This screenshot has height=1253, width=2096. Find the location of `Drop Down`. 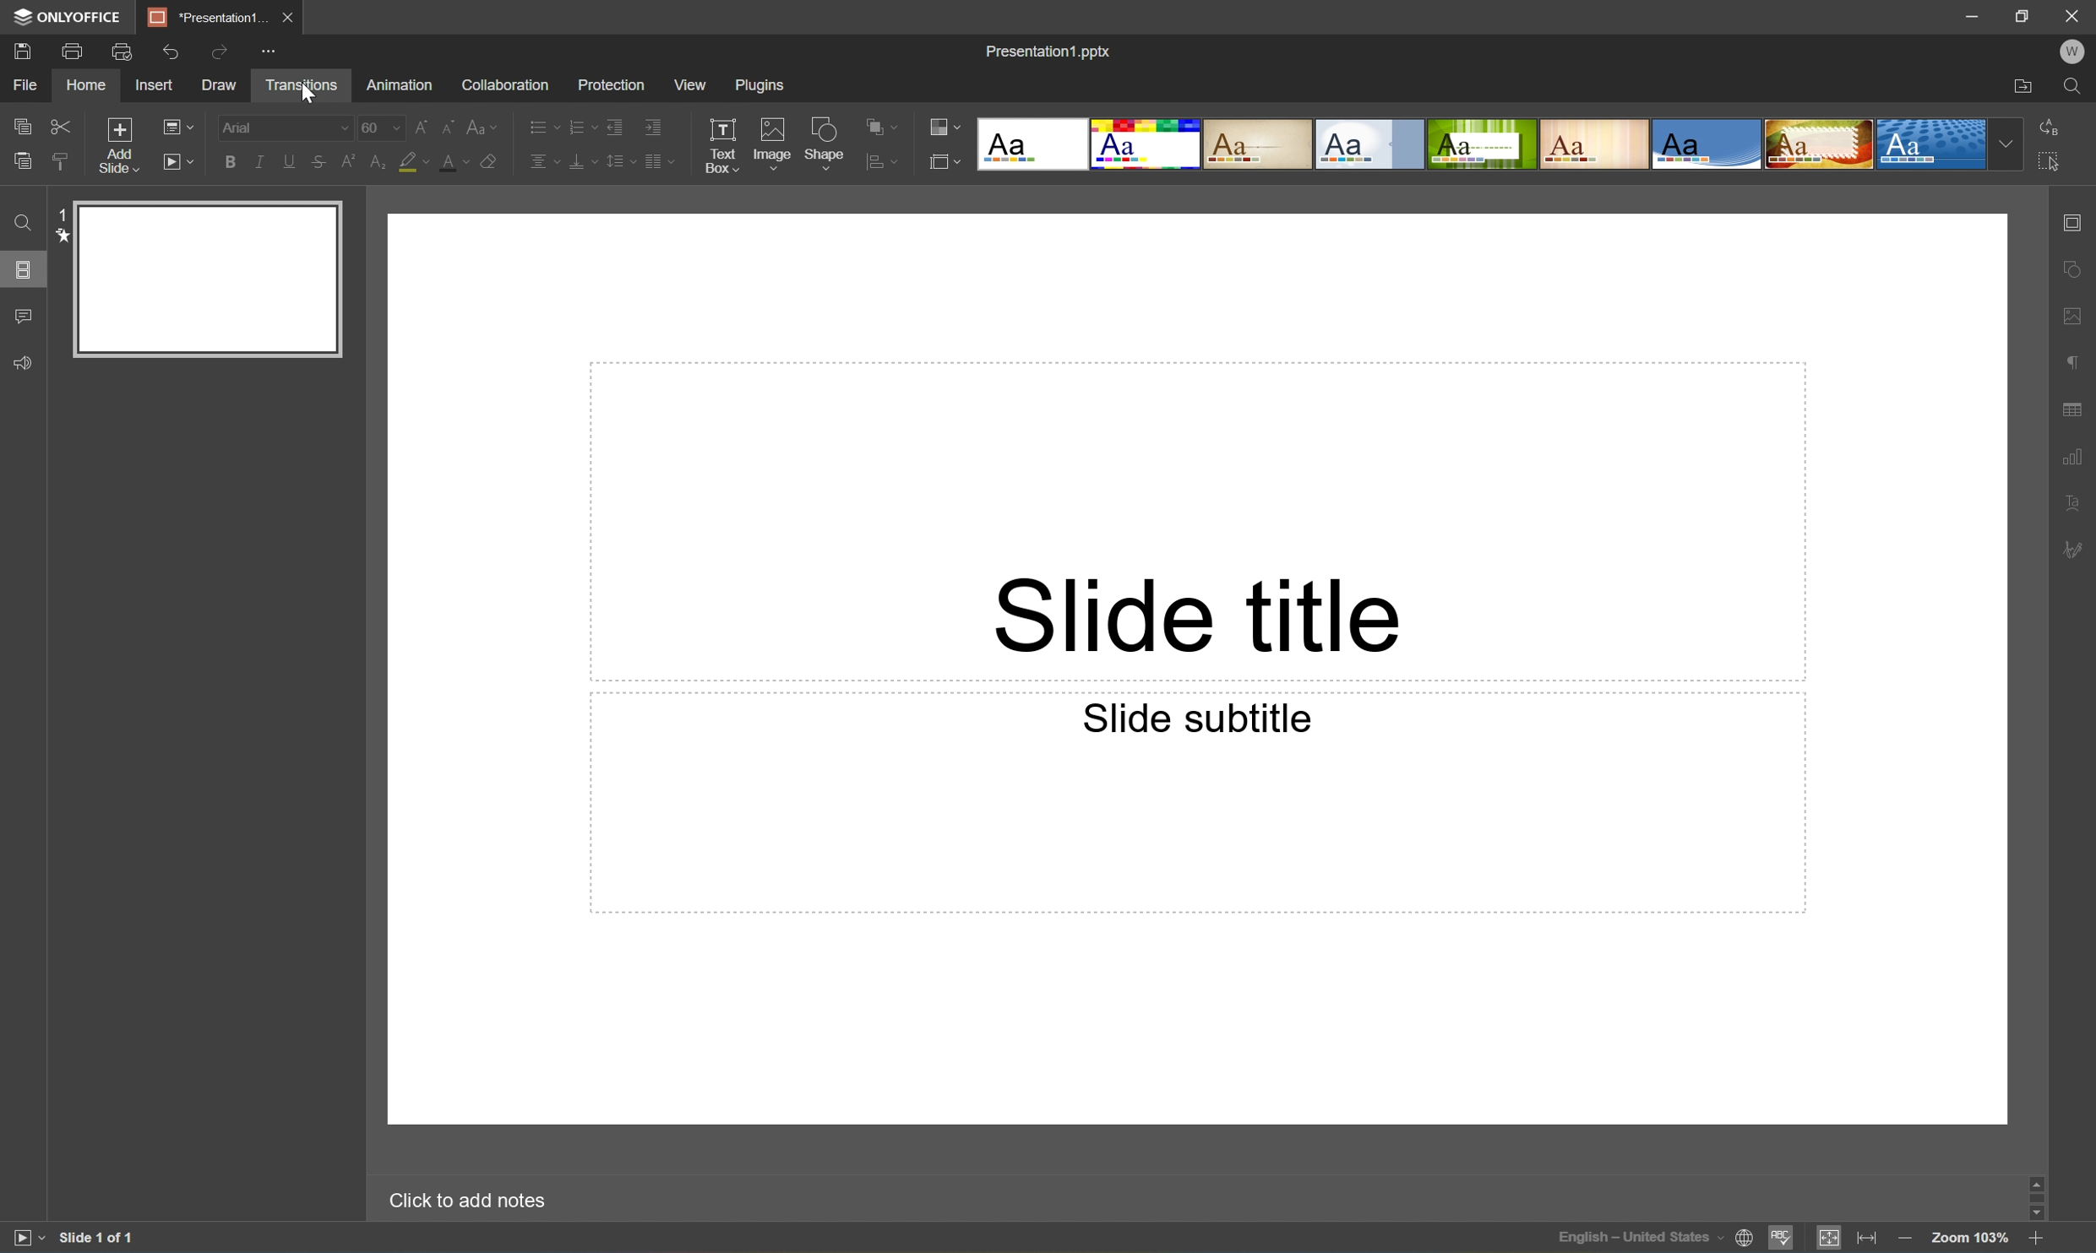

Drop Down is located at coordinates (2011, 145).